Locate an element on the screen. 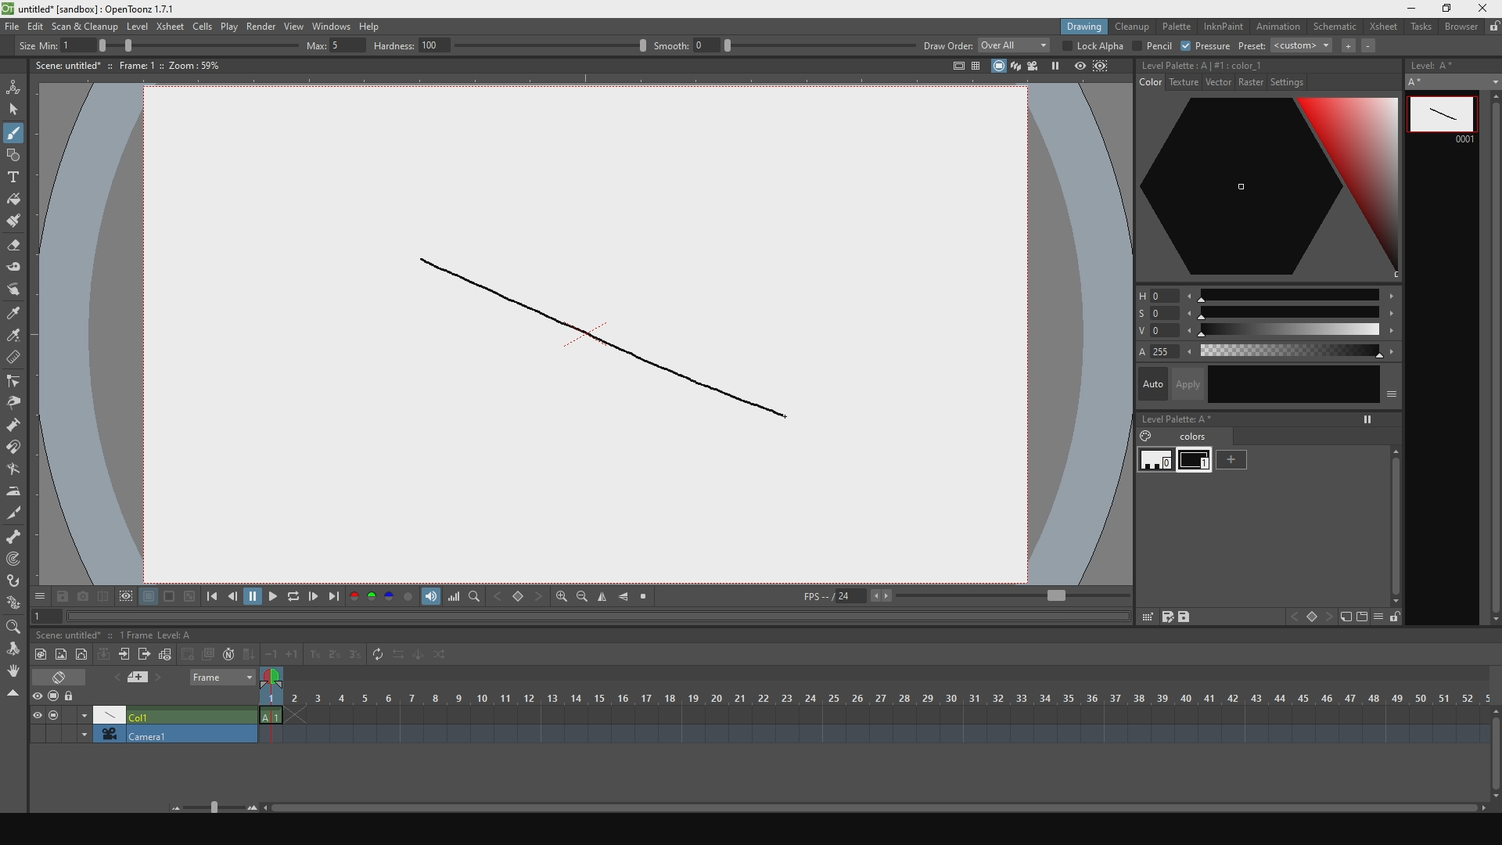  layers is located at coordinates (1014, 67).